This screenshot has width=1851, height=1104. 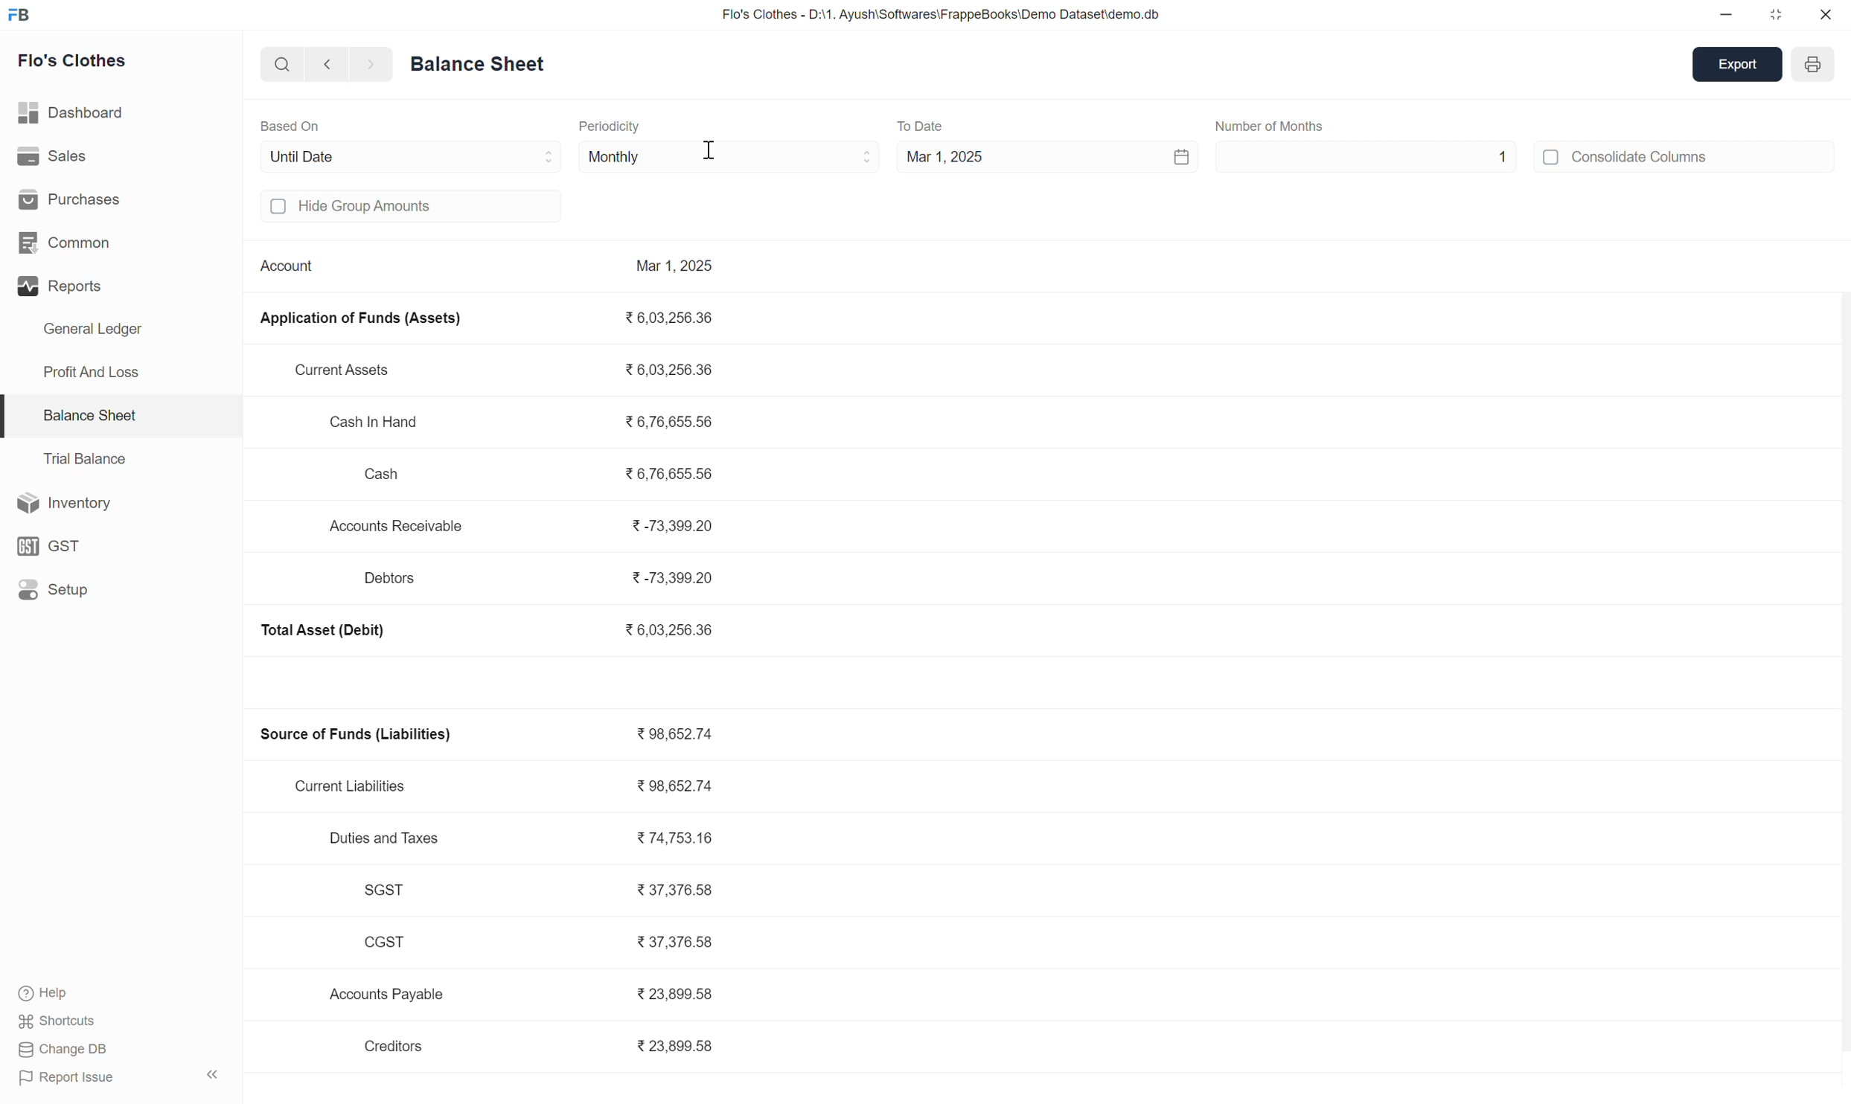 What do you see at coordinates (1817, 65) in the screenshot?
I see `year` at bounding box center [1817, 65].